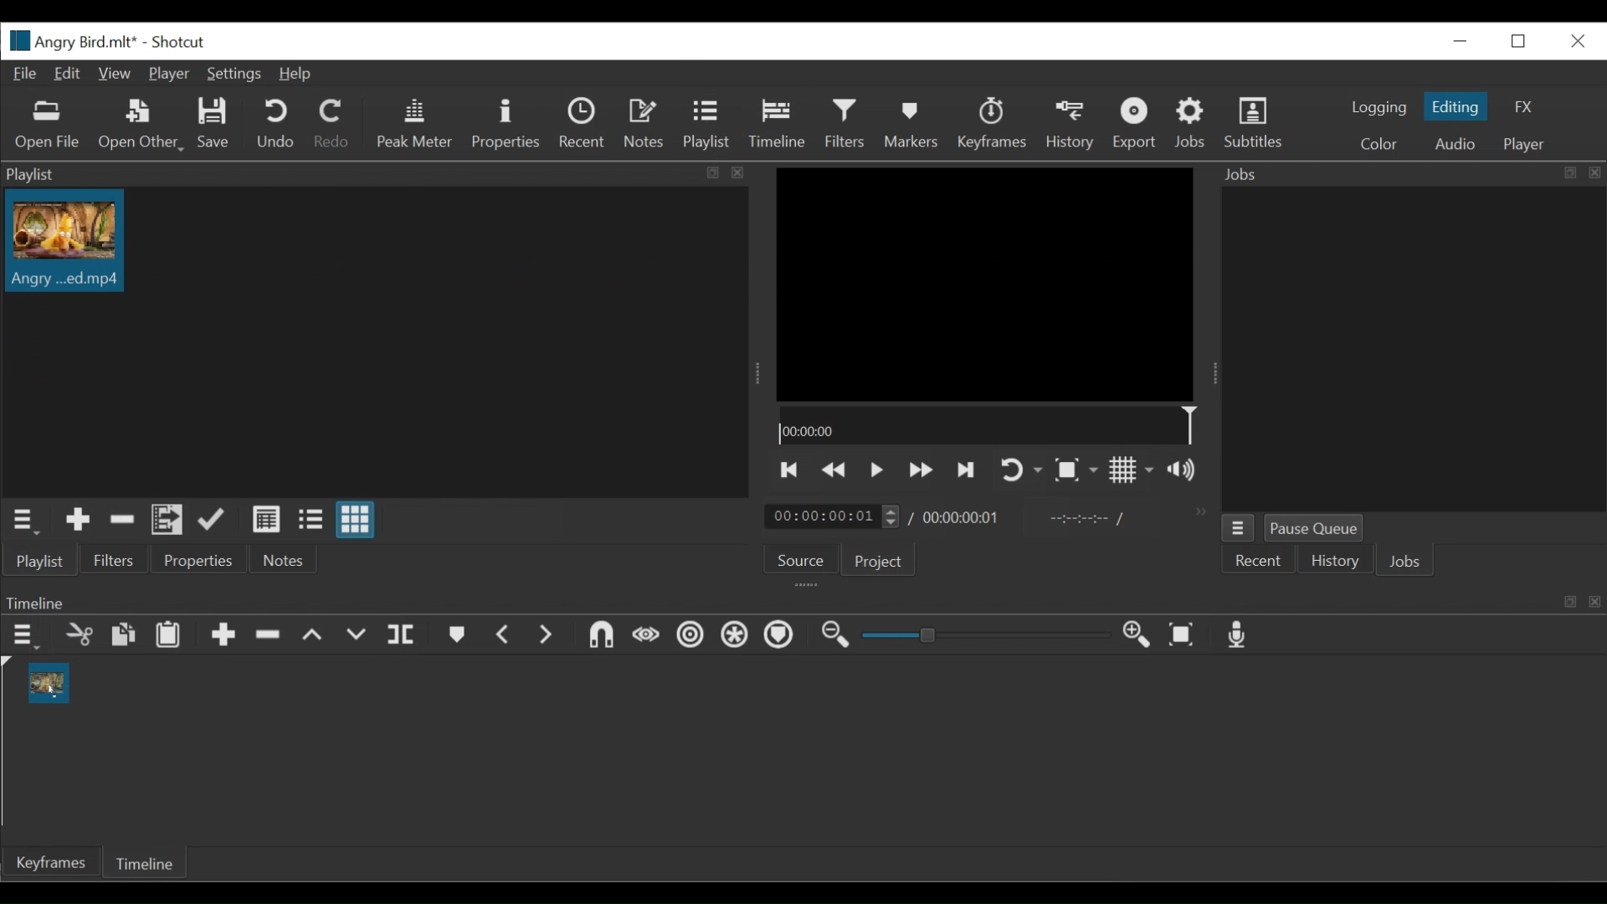  What do you see at coordinates (202, 559) in the screenshot?
I see `Properties` at bounding box center [202, 559].